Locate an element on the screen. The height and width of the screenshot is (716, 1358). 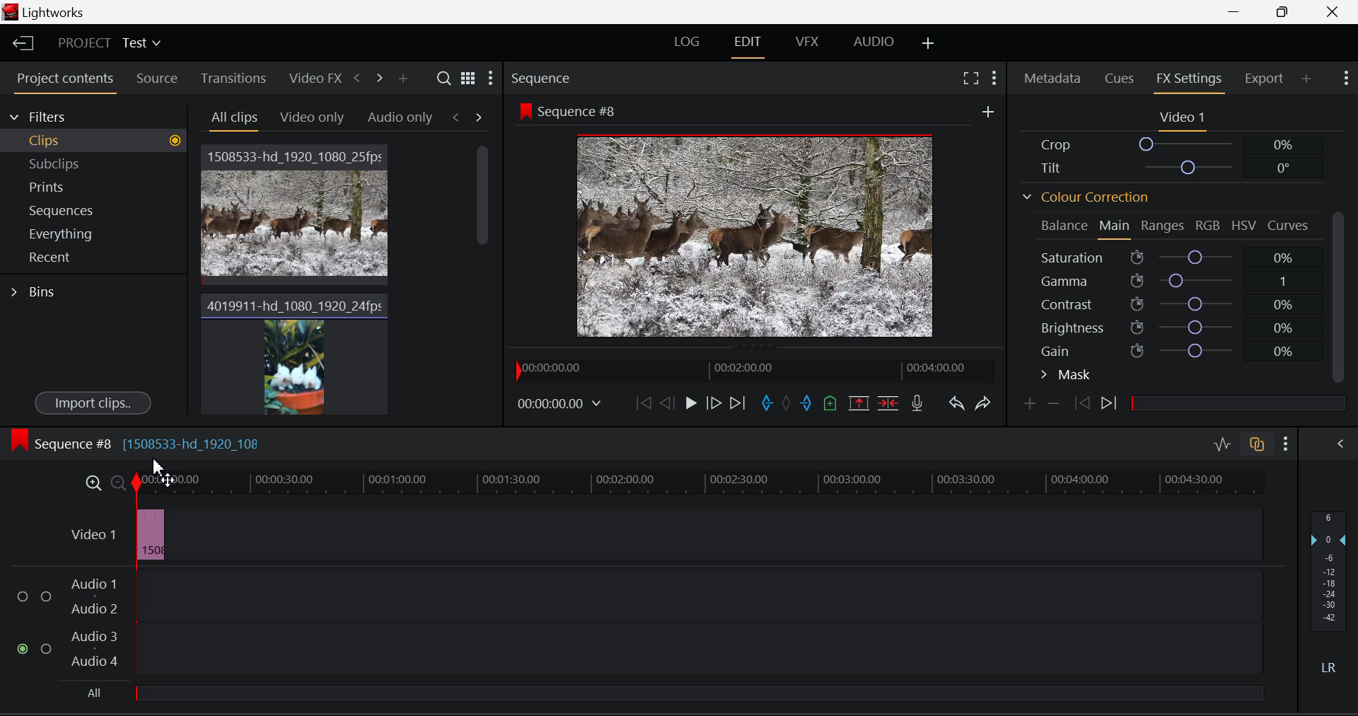
Balance is located at coordinates (1061, 226).